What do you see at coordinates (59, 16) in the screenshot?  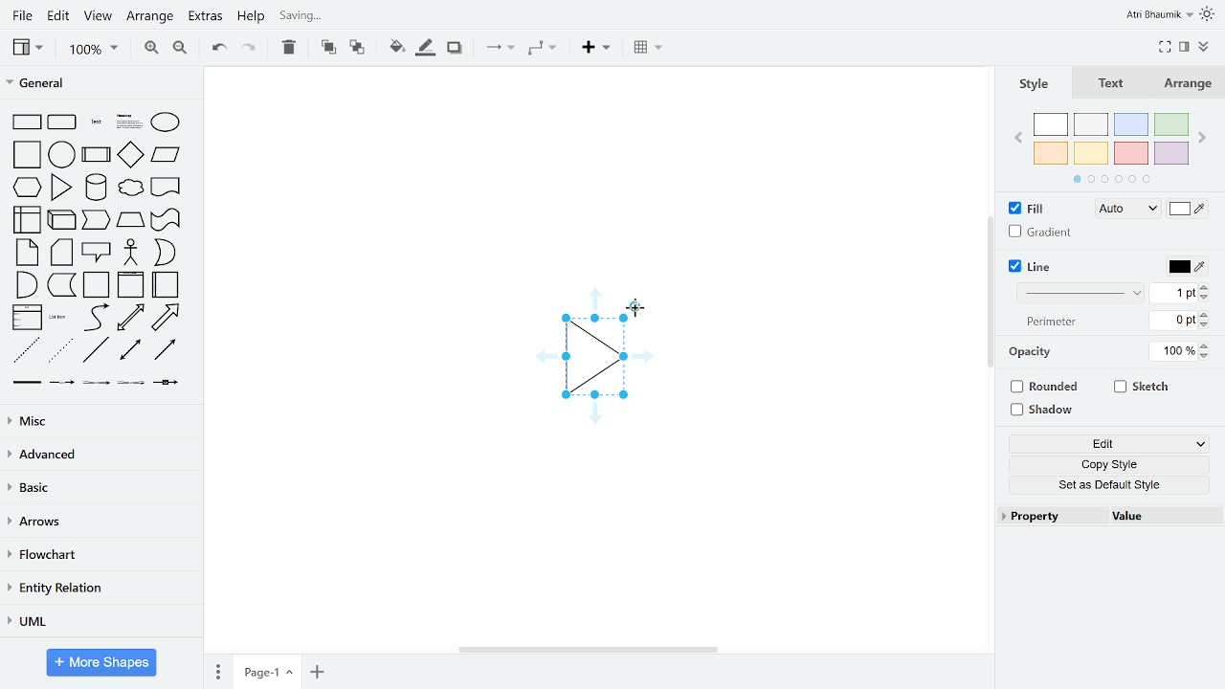 I see `edit` at bounding box center [59, 16].